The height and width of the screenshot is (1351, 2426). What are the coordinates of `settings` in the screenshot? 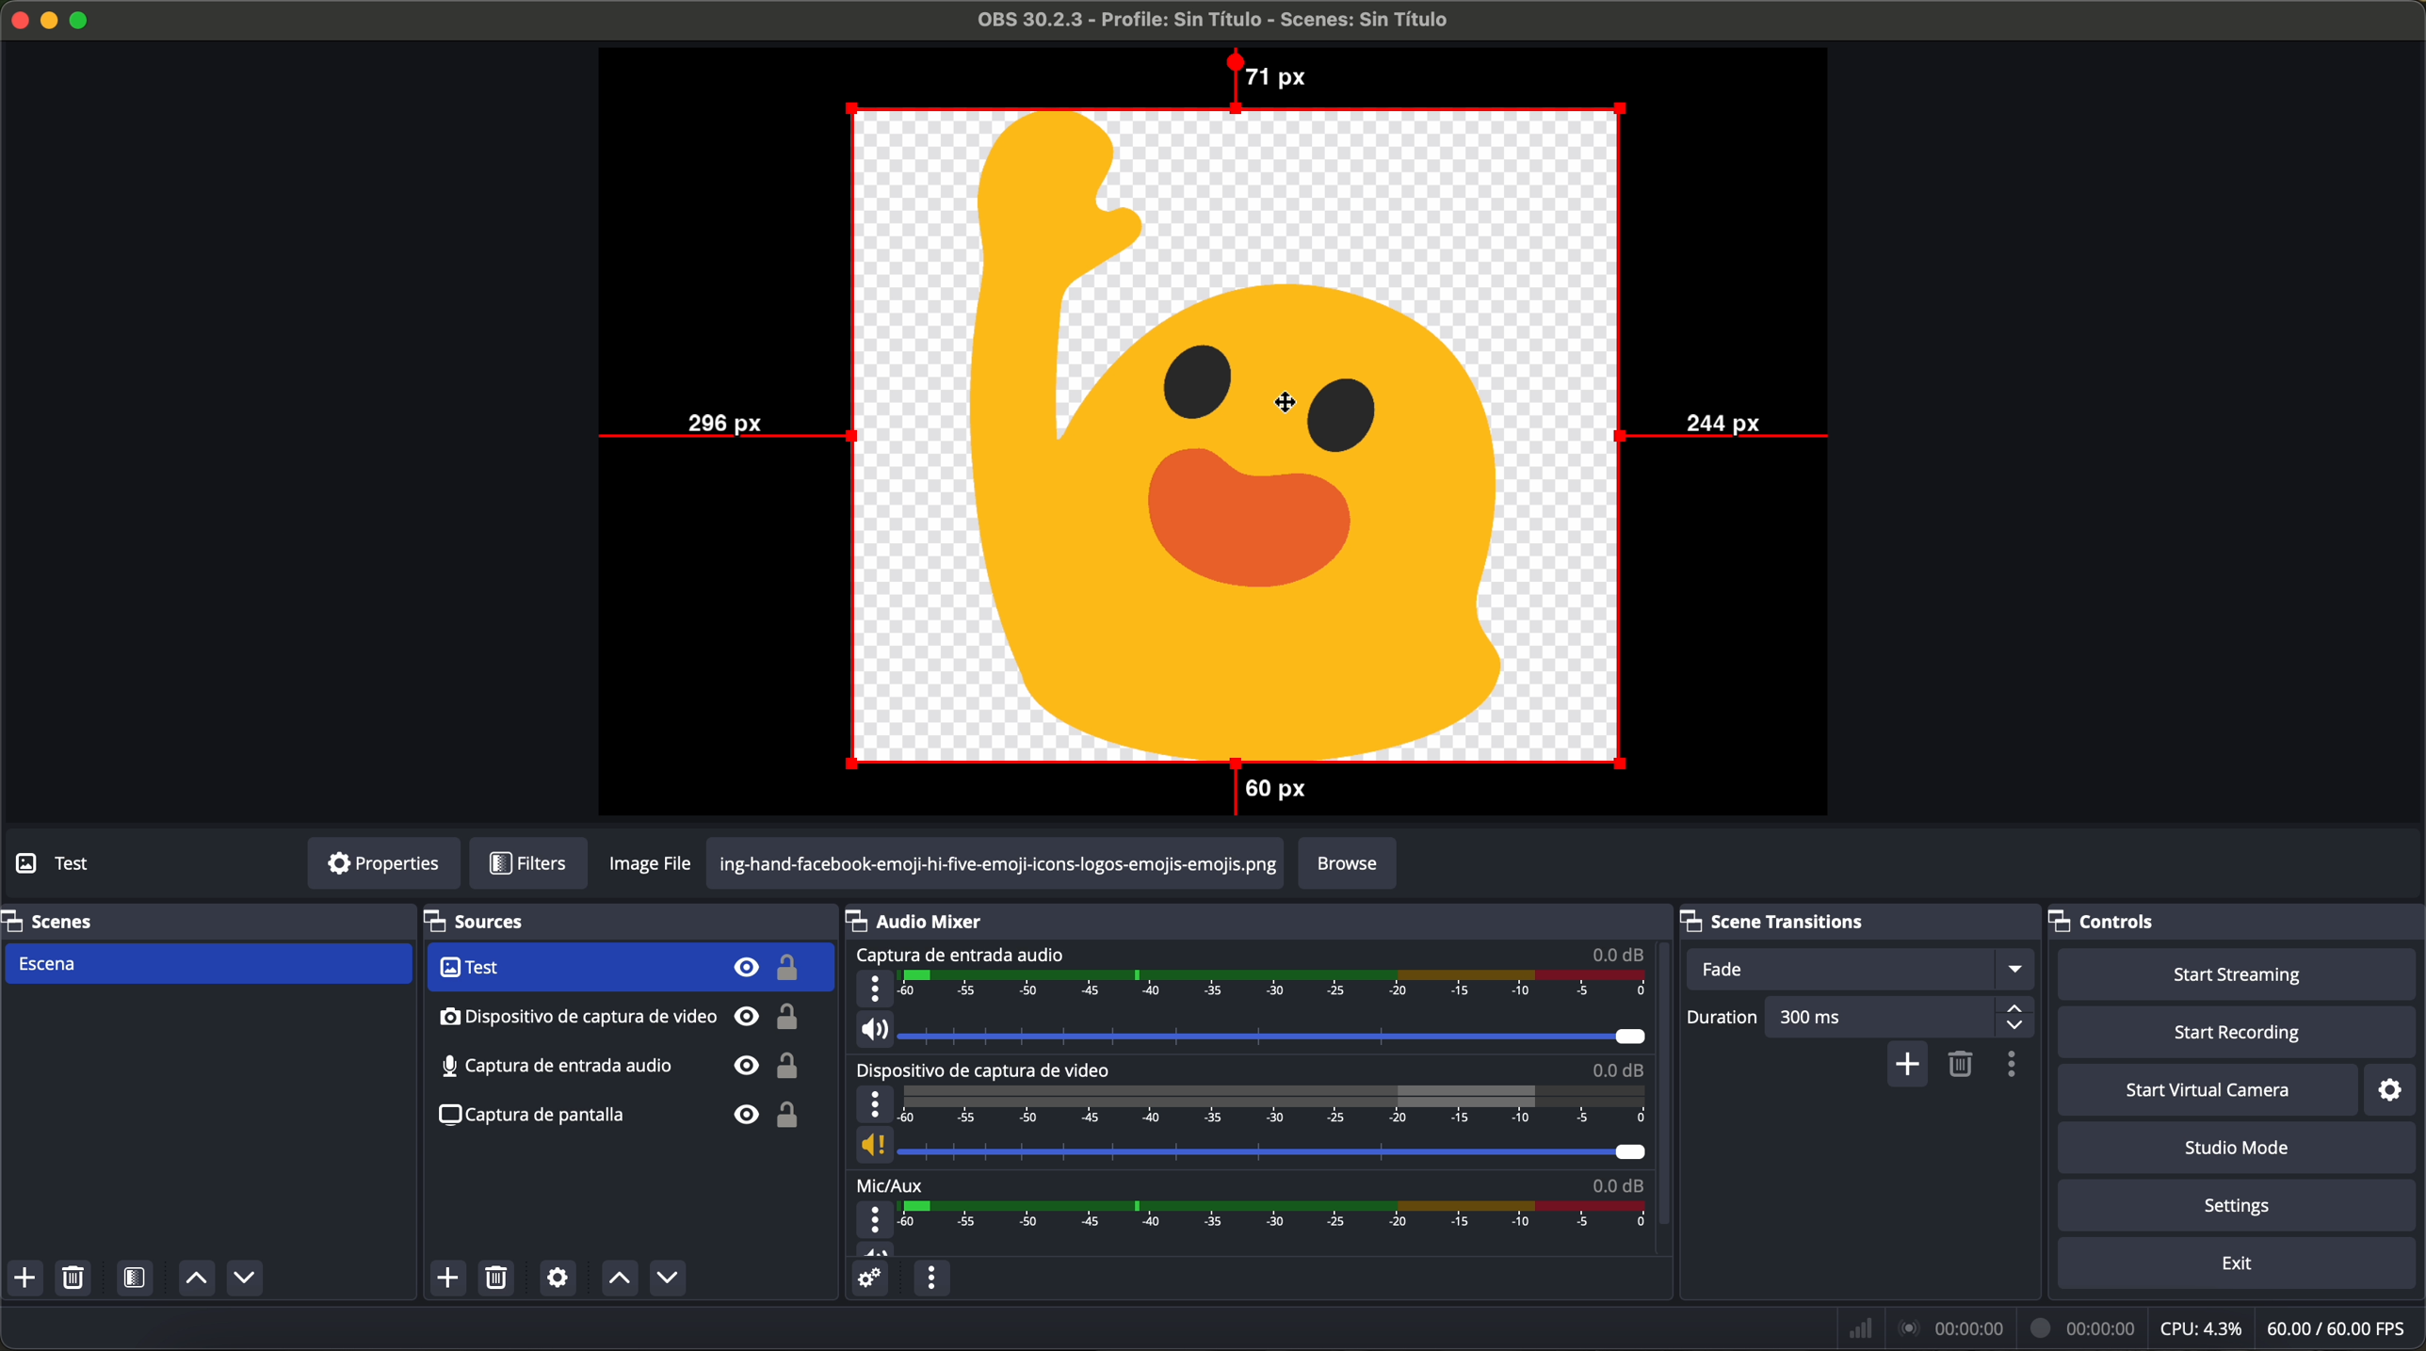 It's located at (2399, 1088).